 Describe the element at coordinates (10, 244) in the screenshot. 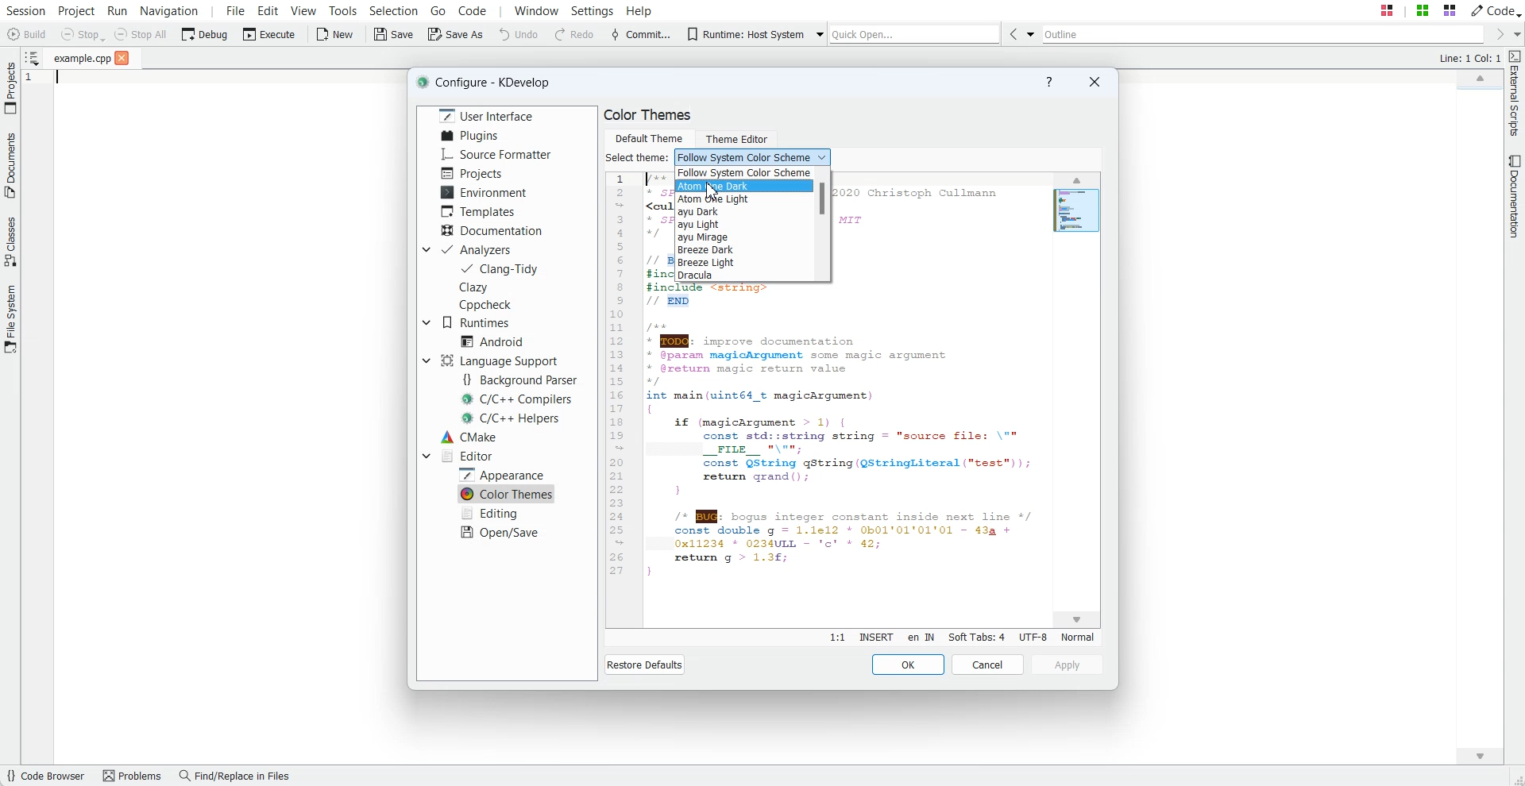

I see `Classes` at that location.